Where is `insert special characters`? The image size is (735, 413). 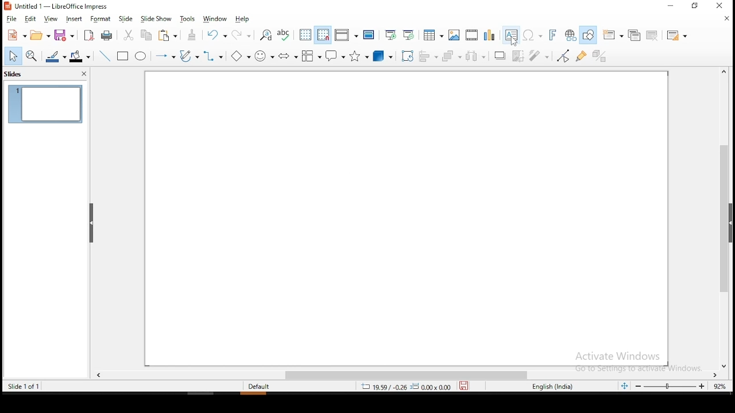
insert special characters is located at coordinates (534, 34).